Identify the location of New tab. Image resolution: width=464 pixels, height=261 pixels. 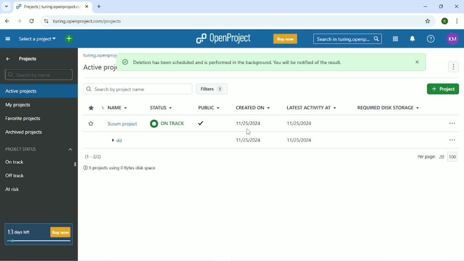
(100, 7).